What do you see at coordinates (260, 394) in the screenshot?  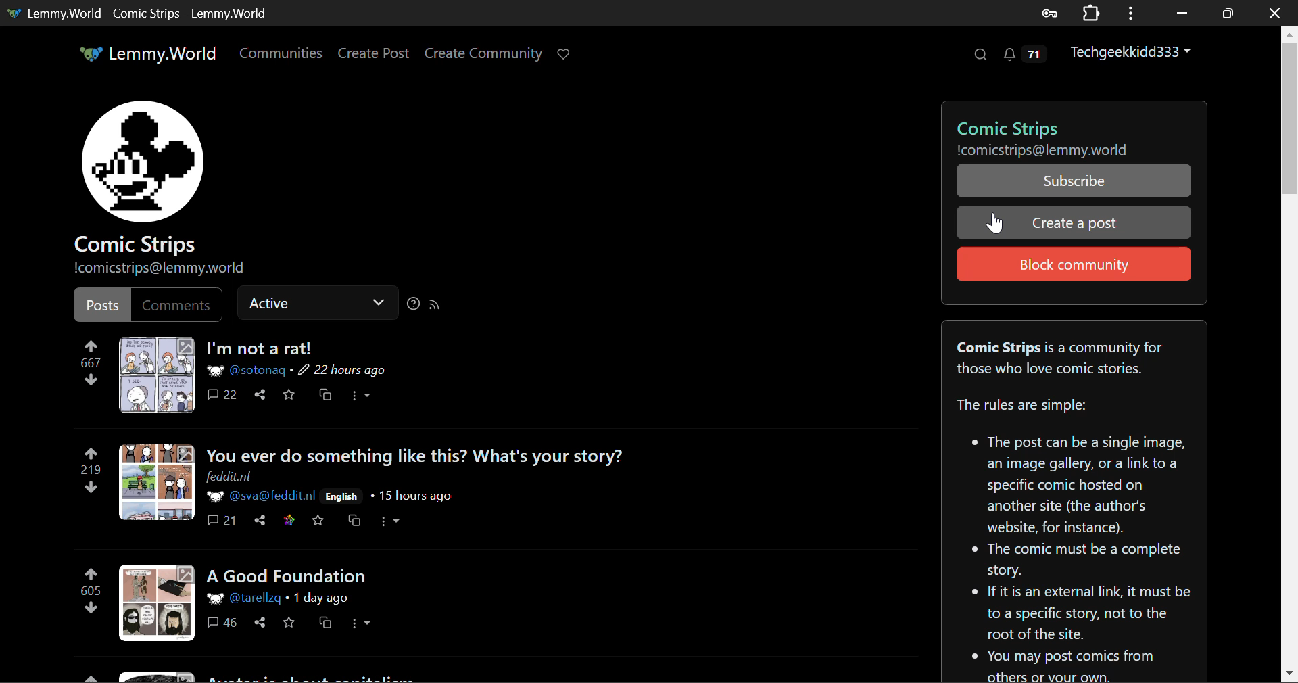 I see `Share` at bounding box center [260, 394].